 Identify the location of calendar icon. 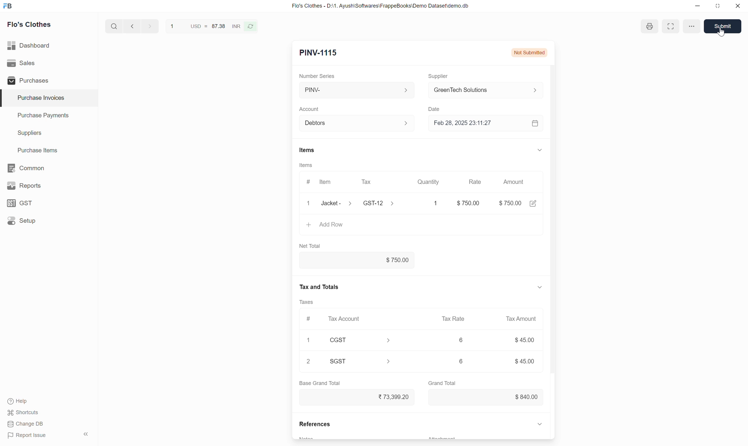
(536, 123).